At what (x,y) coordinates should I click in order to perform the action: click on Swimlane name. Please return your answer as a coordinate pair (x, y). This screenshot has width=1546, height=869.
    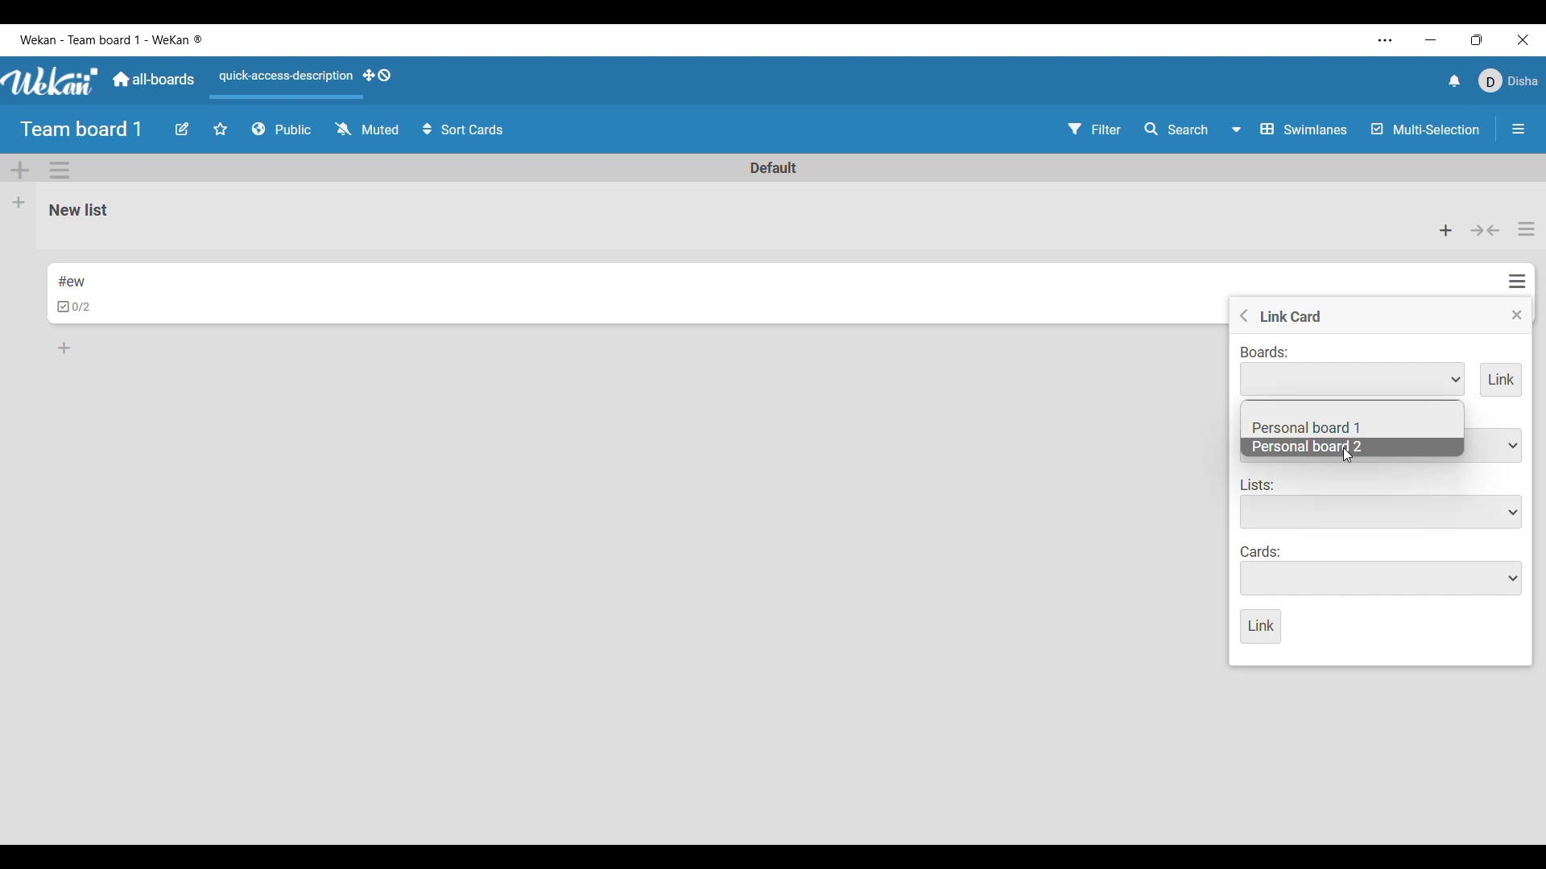
    Looking at the image, I should click on (774, 167).